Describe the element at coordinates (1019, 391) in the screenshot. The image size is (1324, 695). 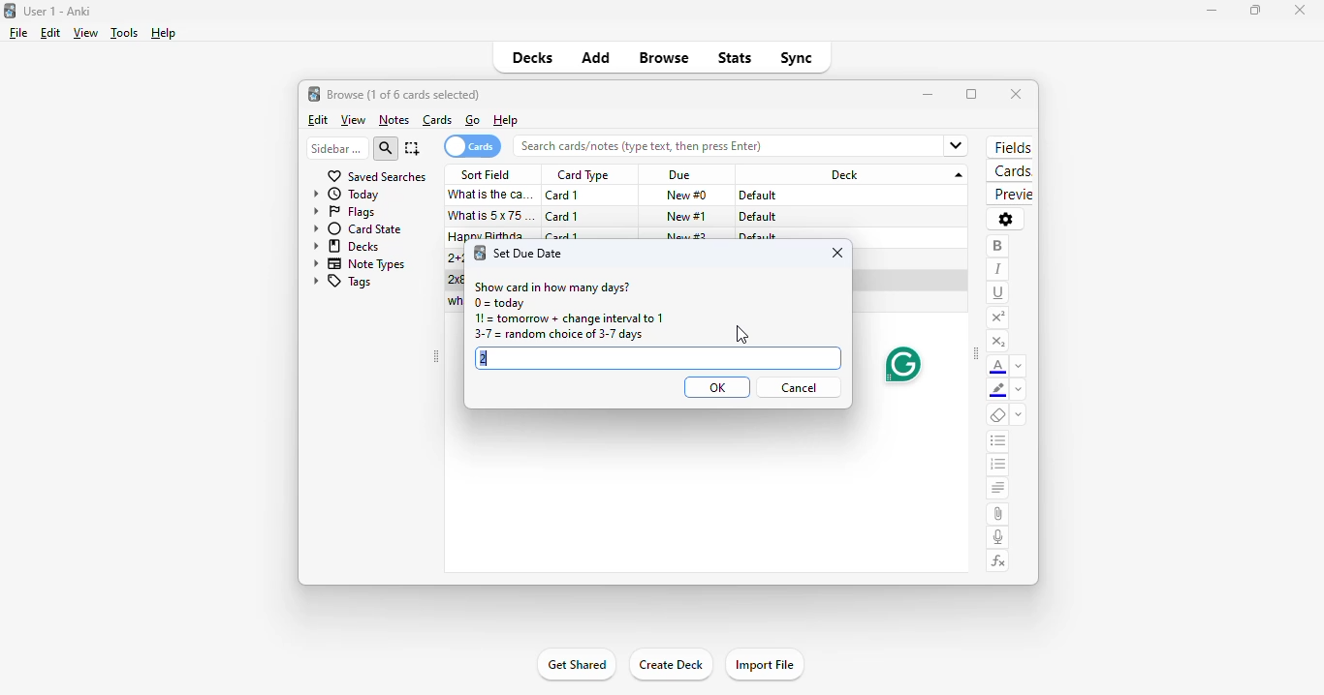
I see `change color` at that location.